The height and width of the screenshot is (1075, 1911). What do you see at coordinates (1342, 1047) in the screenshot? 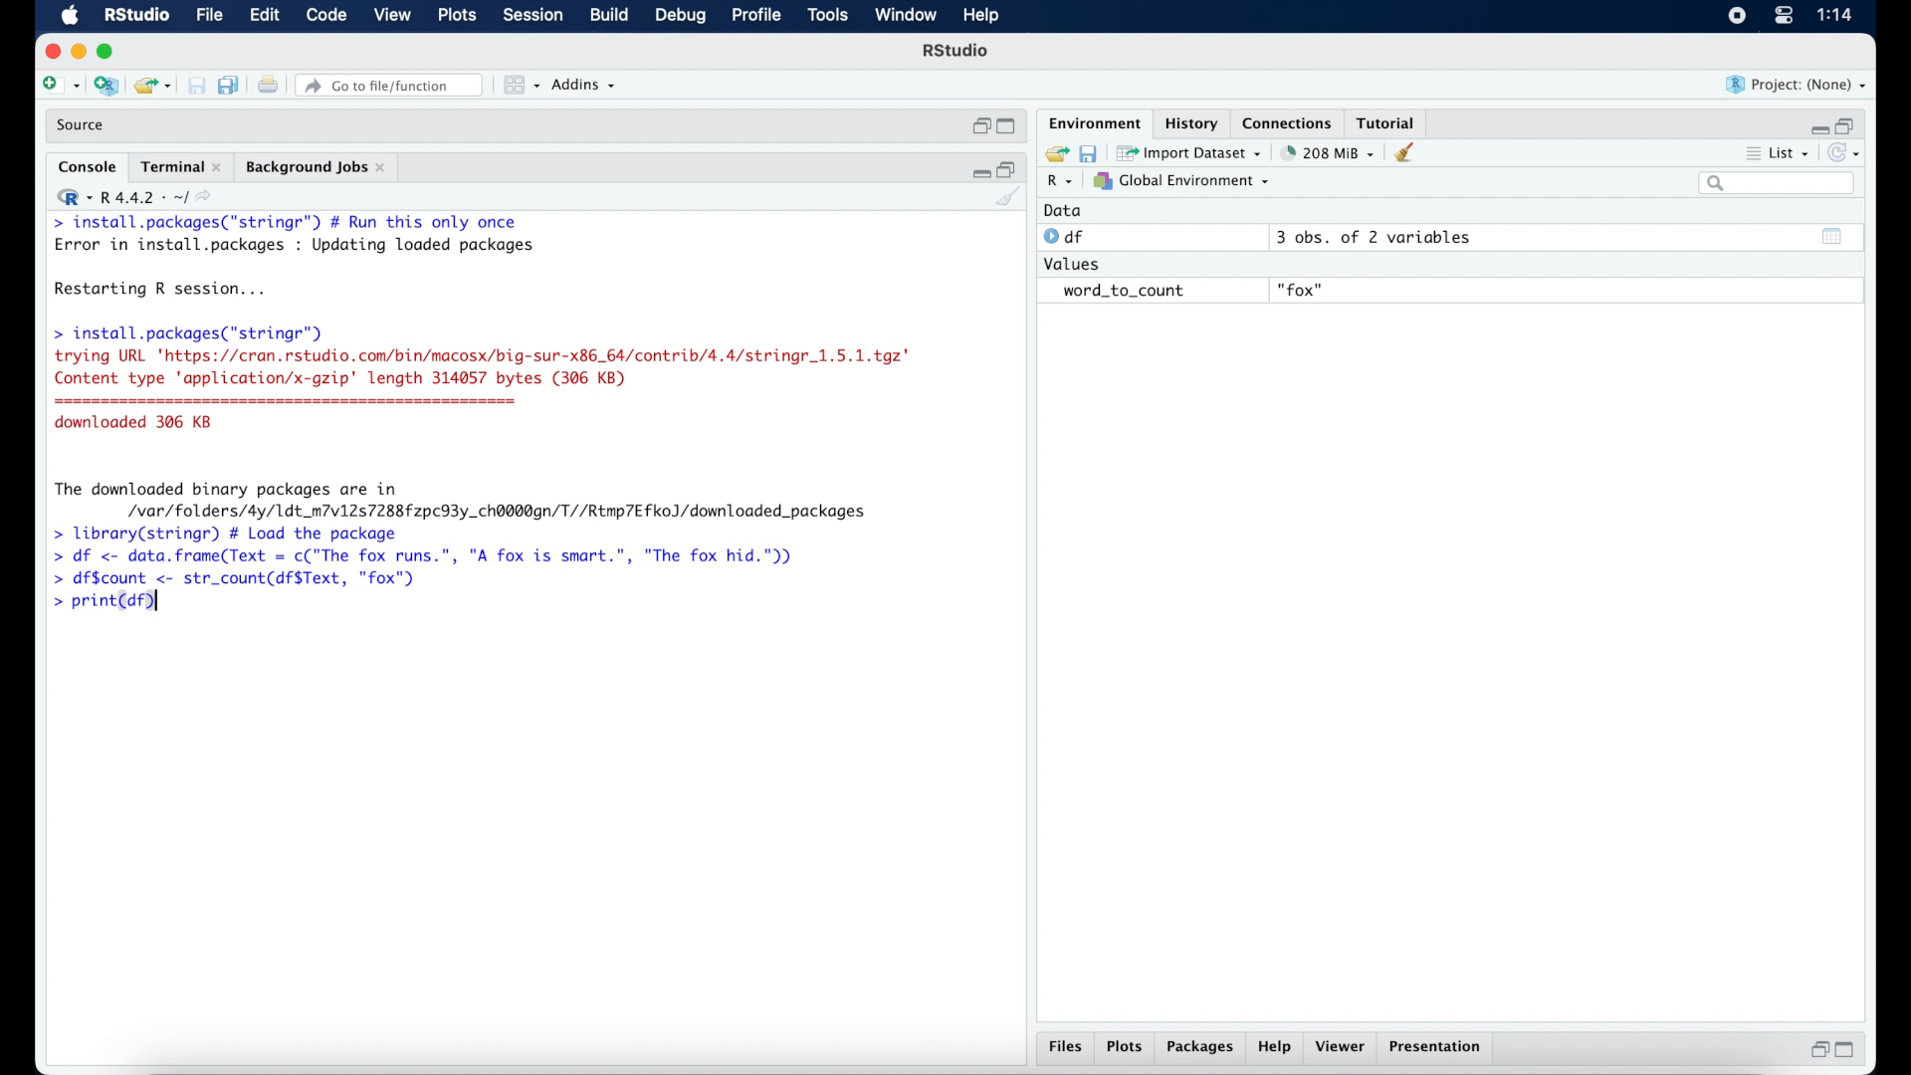
I see `viewer` at bounding box center [1342, 1047].